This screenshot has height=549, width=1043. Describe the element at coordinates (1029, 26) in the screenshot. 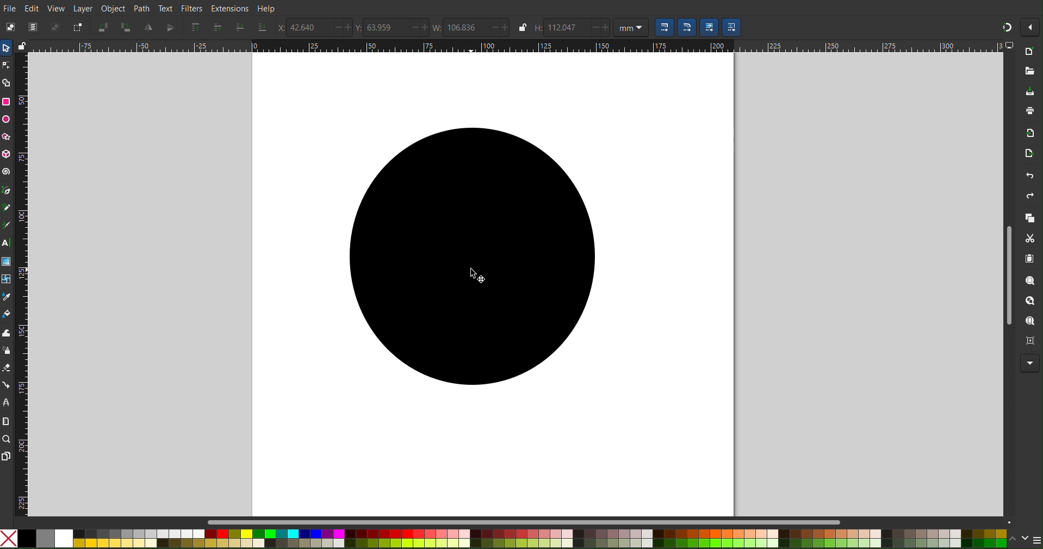

I see `More Options` at that location.